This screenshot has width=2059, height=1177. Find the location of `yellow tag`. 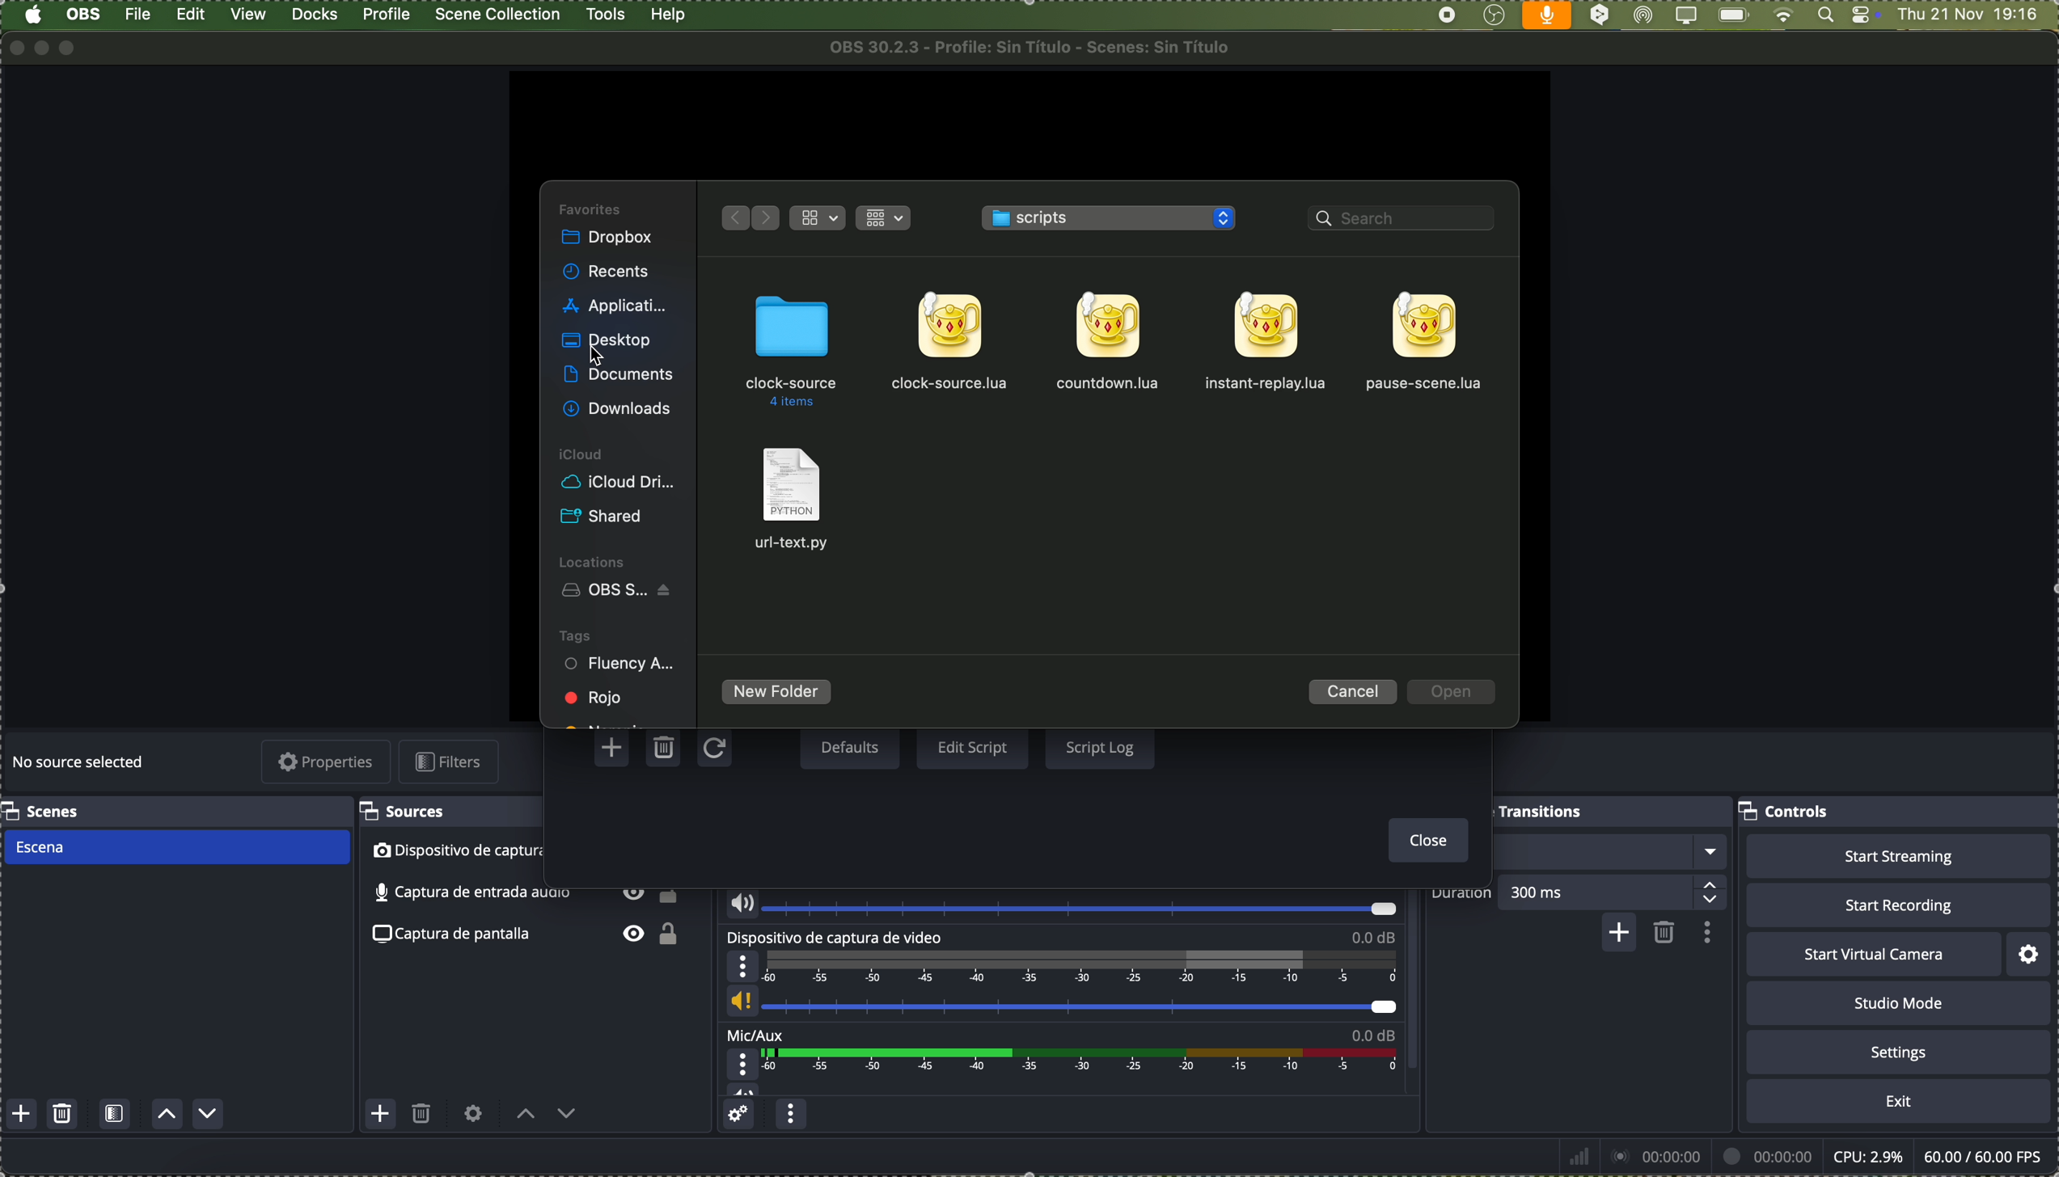

yellow tag is located at coordinates (605, 721).